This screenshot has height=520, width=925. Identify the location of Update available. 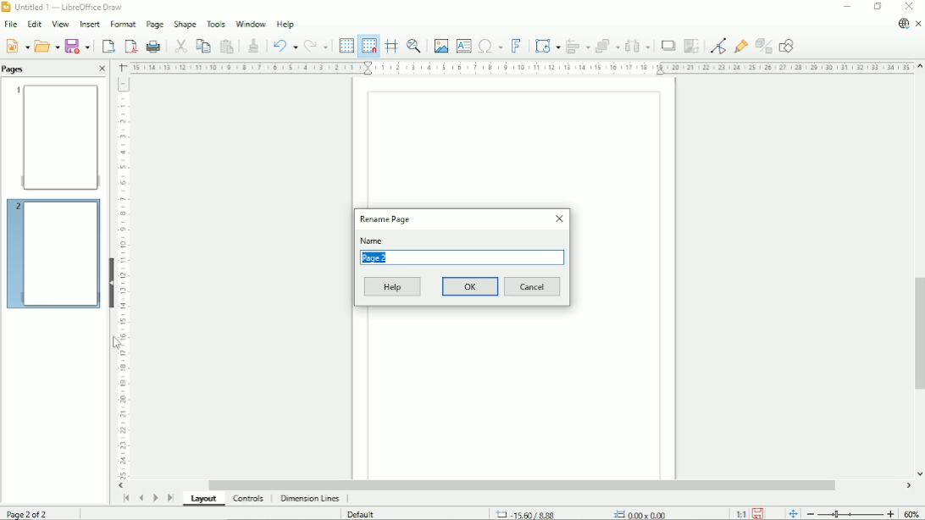
(903, 24).